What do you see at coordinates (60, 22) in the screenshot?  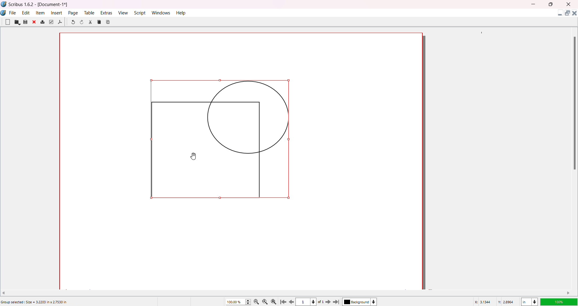 I see `Save as PDF` at bounding box center [60, 22].